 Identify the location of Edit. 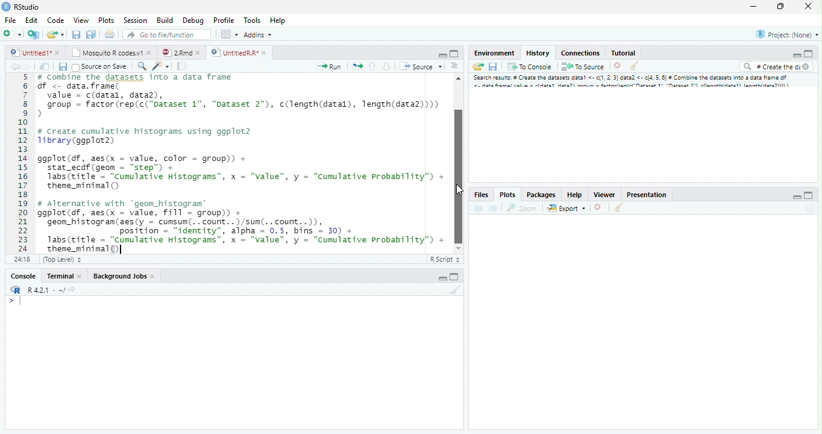
(32, 21).